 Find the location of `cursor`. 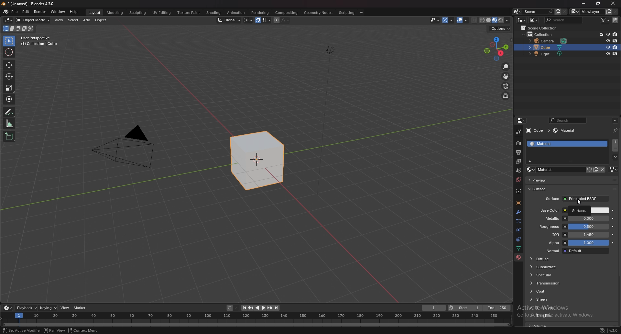

cursor is located at coordinates (579, 204).